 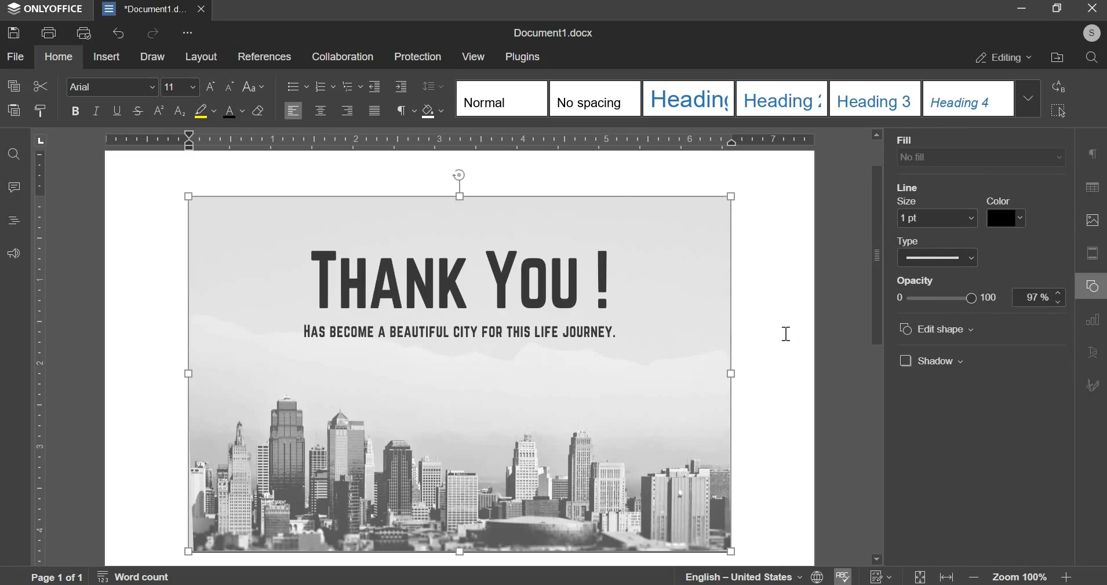 What do you see at coordinates (13, 253) in the screenshot?
I see `feedback` at bounding box center [13, 253].